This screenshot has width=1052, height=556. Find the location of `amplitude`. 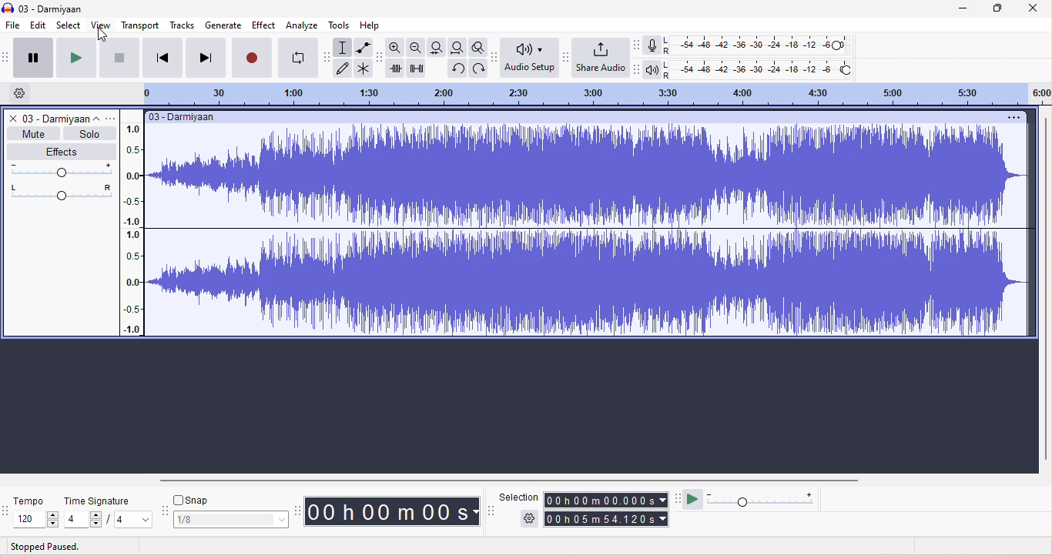

amplitude is located at coordinates (135, 228).